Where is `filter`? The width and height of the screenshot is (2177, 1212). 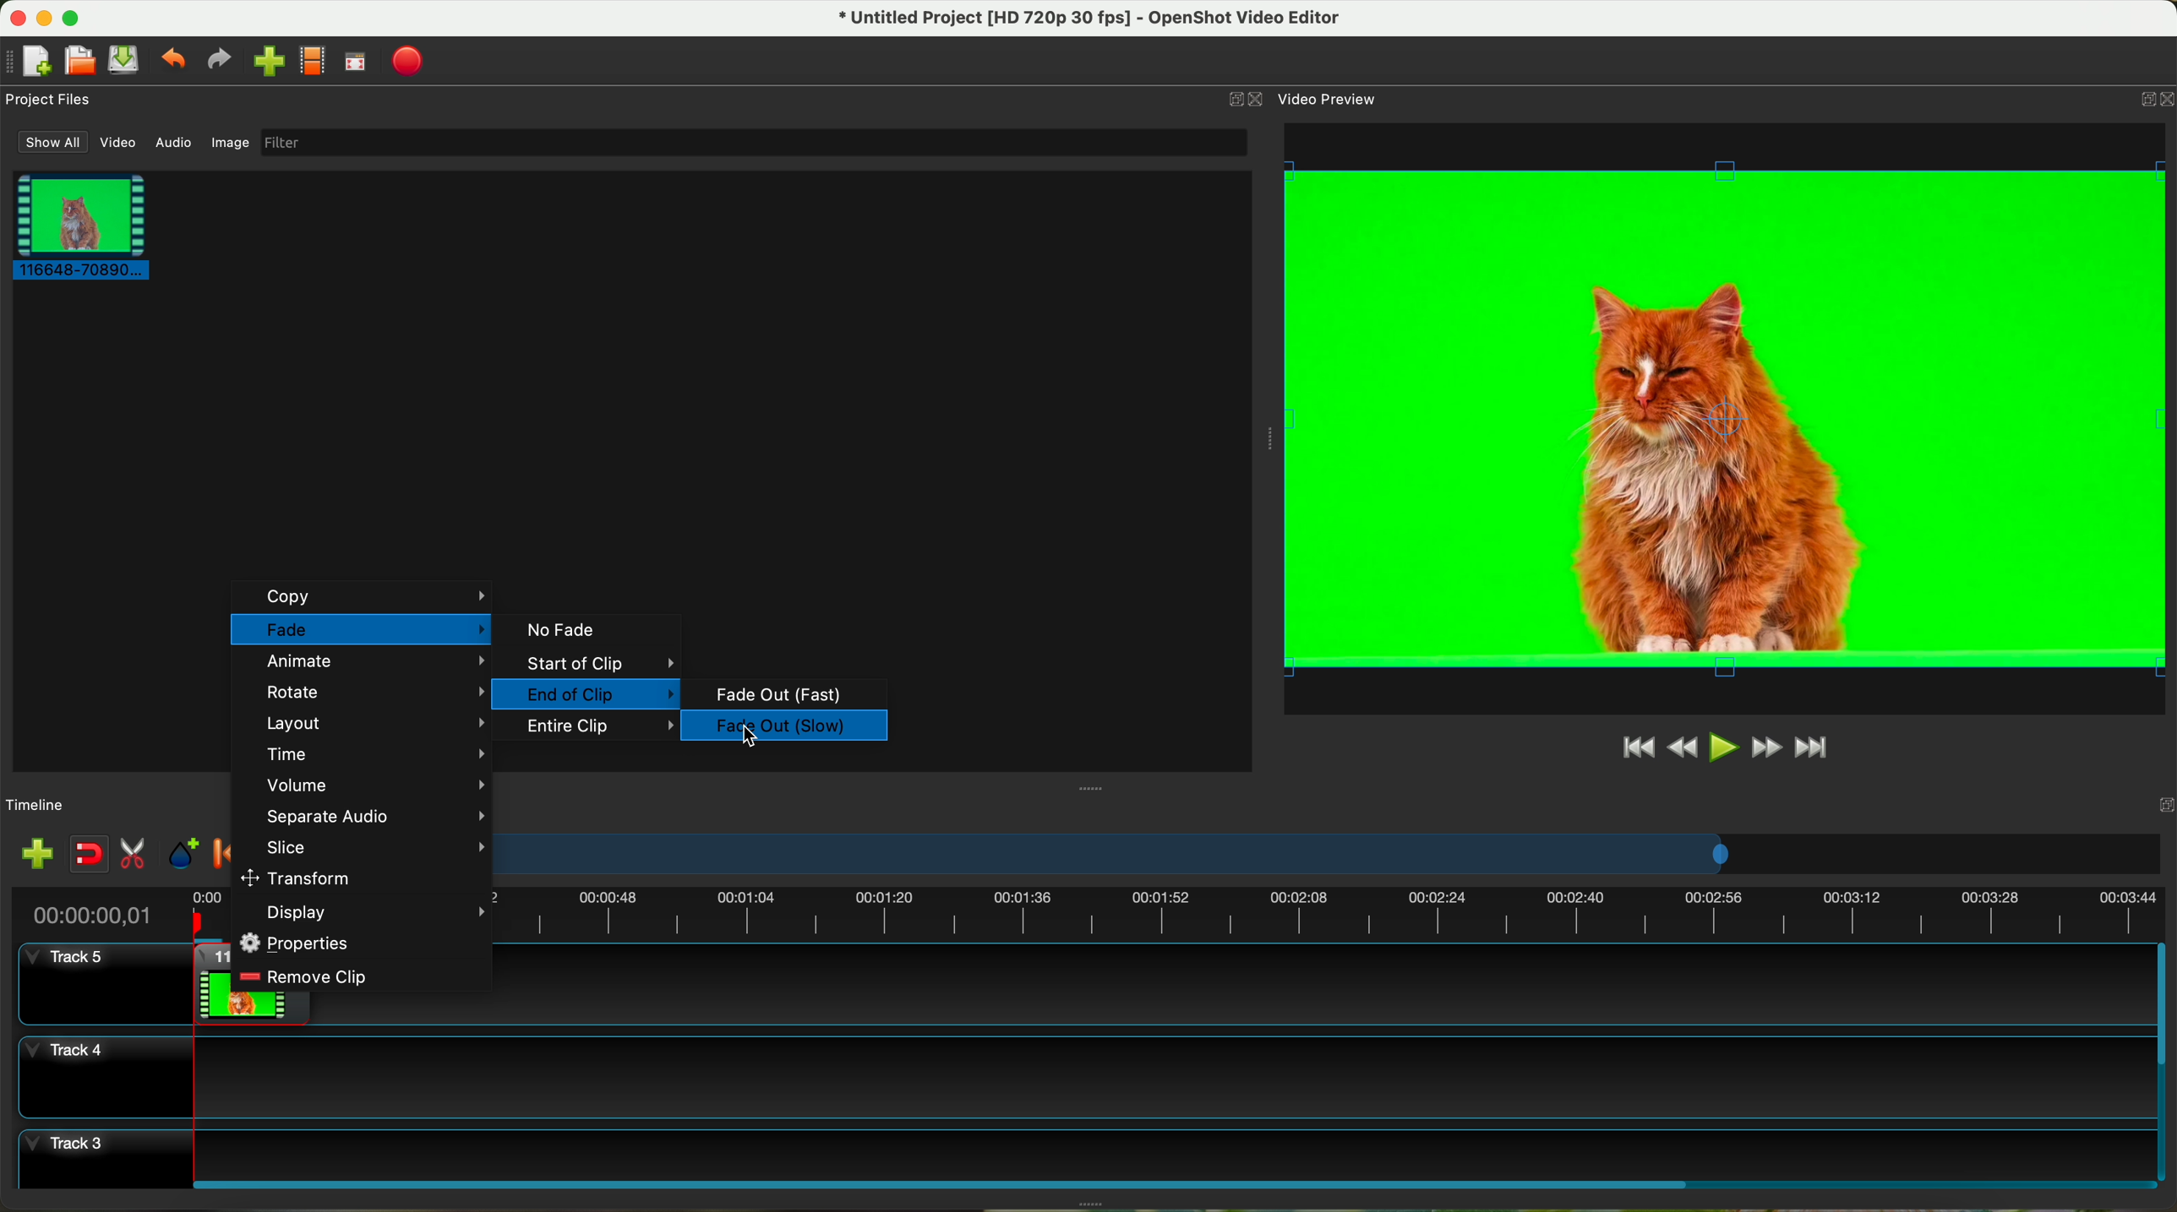 filter is located at coordinates (752, 142).